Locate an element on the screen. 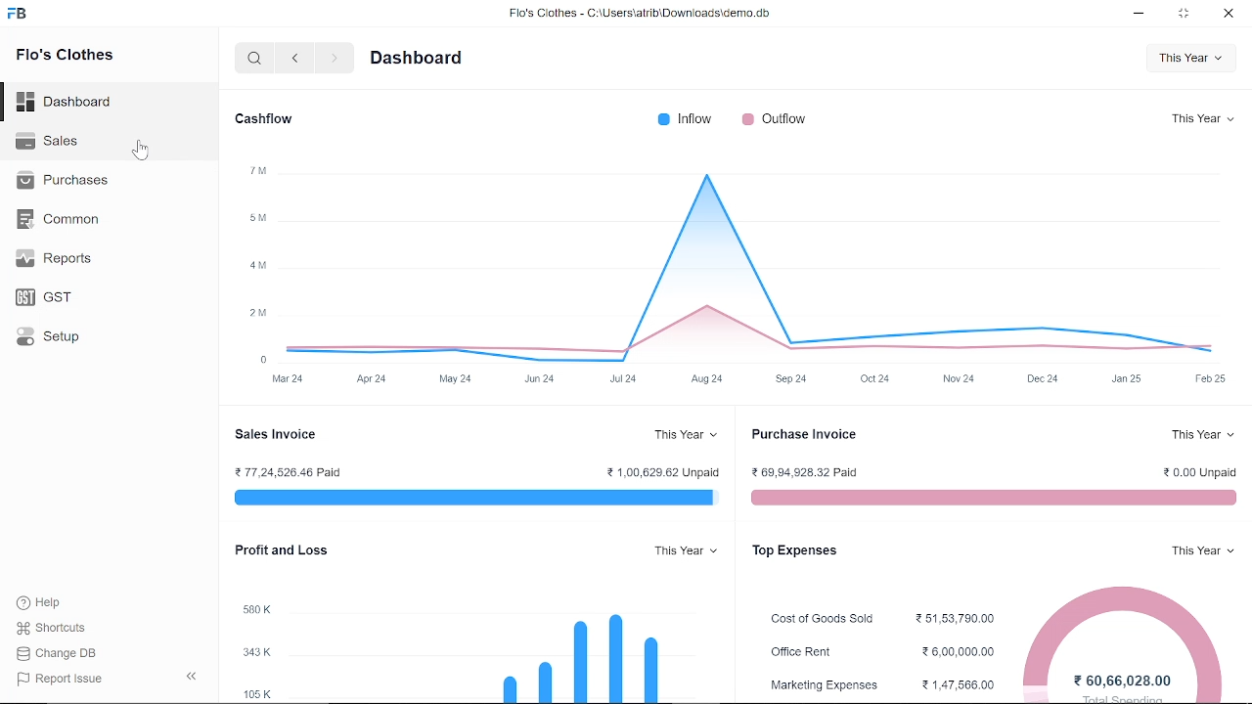 The height and width of the screenshot is (704, 1252). search is located at coordinates (250, 58).